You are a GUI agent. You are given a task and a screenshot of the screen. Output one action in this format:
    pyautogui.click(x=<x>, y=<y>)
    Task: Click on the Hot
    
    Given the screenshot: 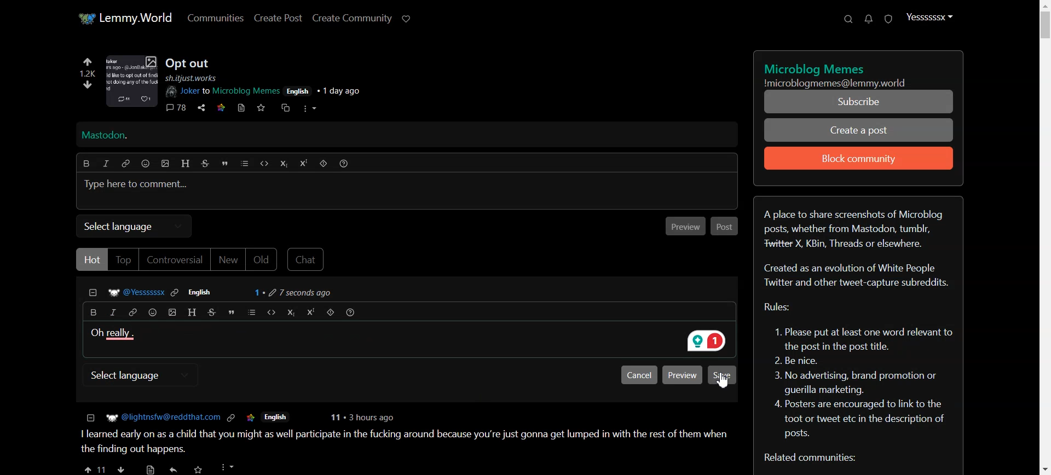 What is the action you would take?
    pyautogui.click(x=91, y=258)
    